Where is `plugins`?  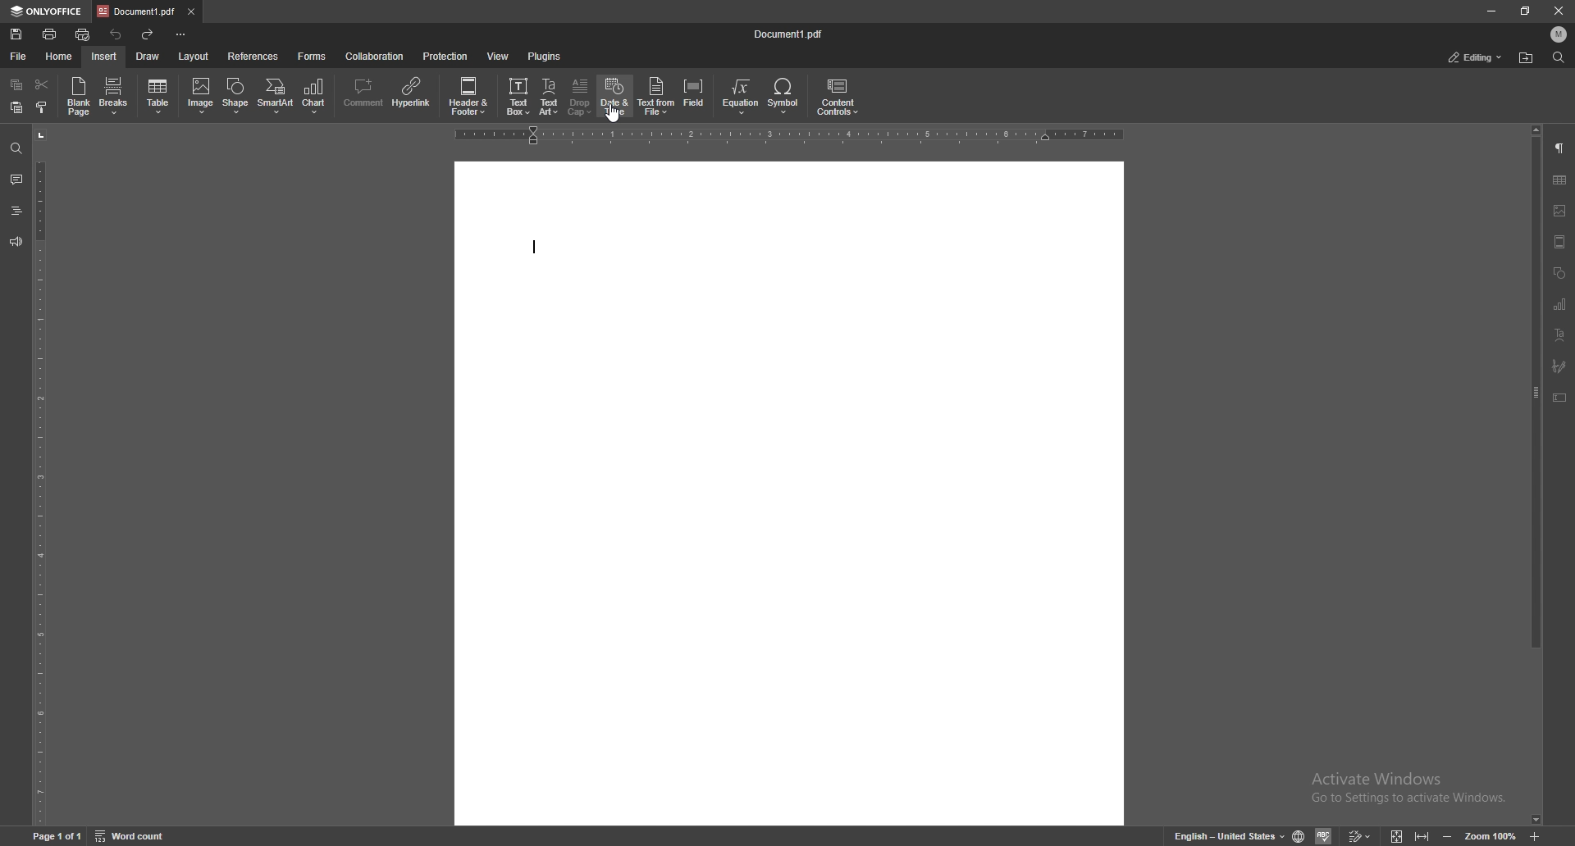 plugins is located at coordinates (547, 57).